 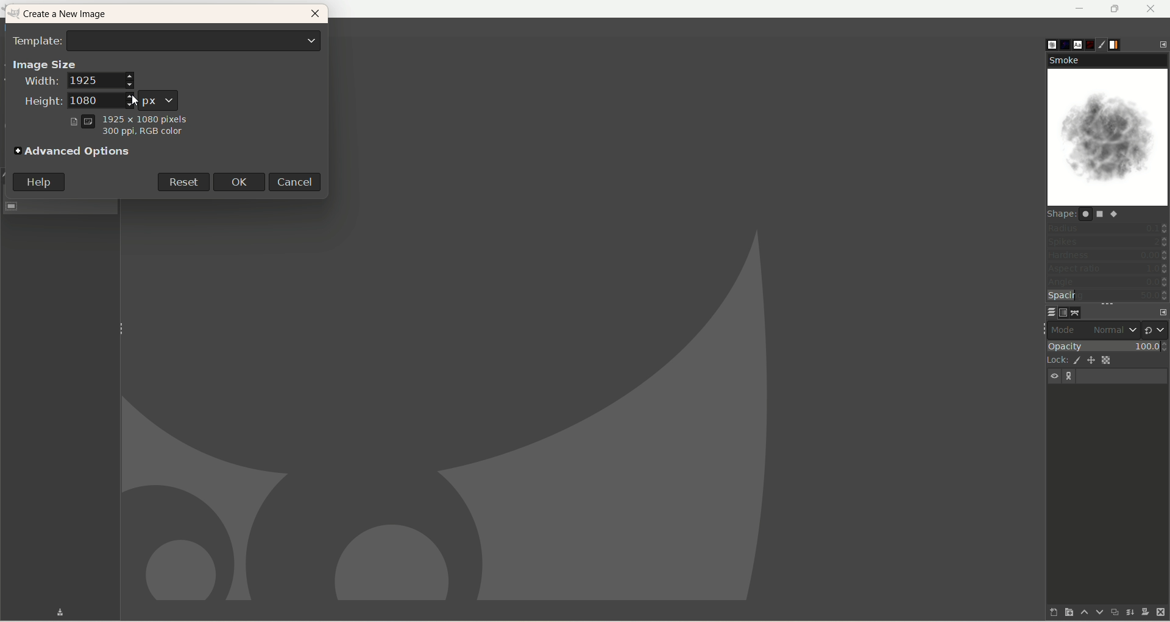 What do you see at coordinates (71, 15) in the screenshot?
I see `create a new image` at bounding box center [71, 15].